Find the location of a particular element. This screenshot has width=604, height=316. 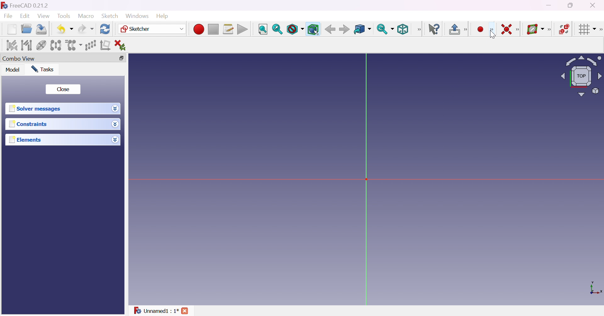

Elements is located at coordinates (26, 140).